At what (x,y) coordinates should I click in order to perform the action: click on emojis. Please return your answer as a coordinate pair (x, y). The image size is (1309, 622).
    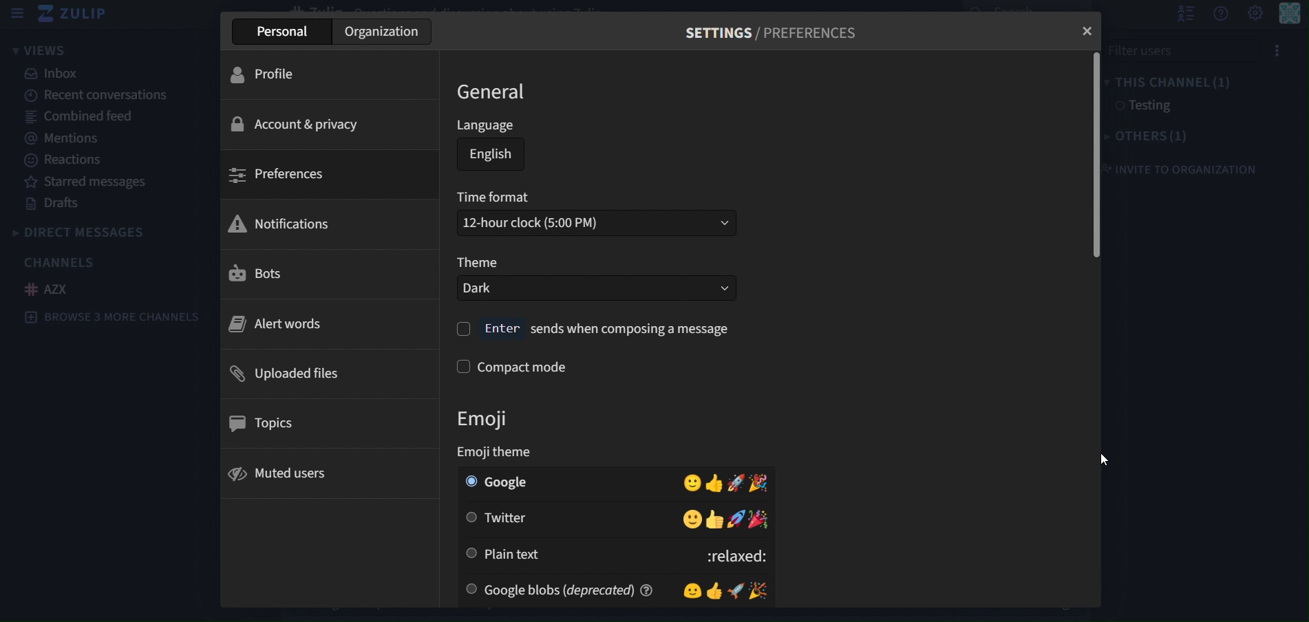
    Looking at the image, I should click on (727, 519).